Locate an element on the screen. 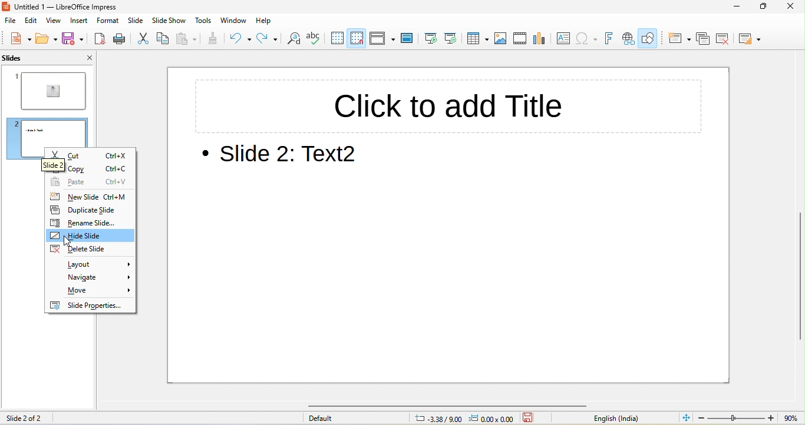  click to add title is located at coordinates (448, 105).